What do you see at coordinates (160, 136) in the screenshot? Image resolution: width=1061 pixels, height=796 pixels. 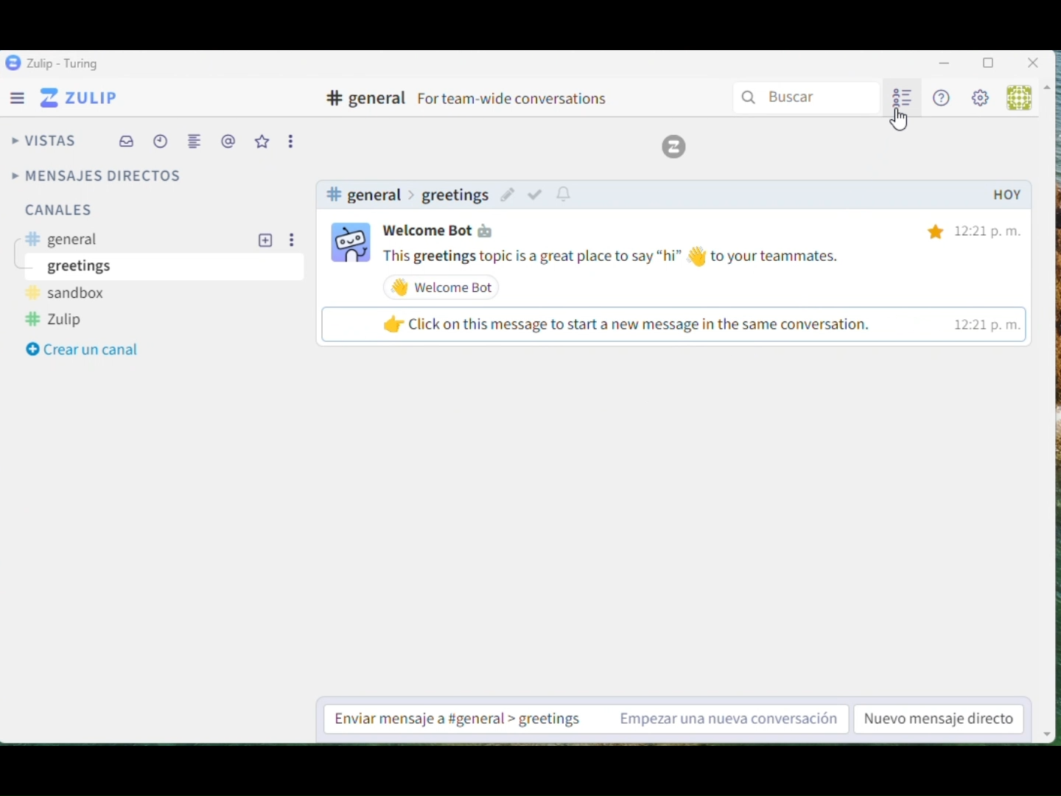 I see `Schedule` at bounding box center [160, 136].